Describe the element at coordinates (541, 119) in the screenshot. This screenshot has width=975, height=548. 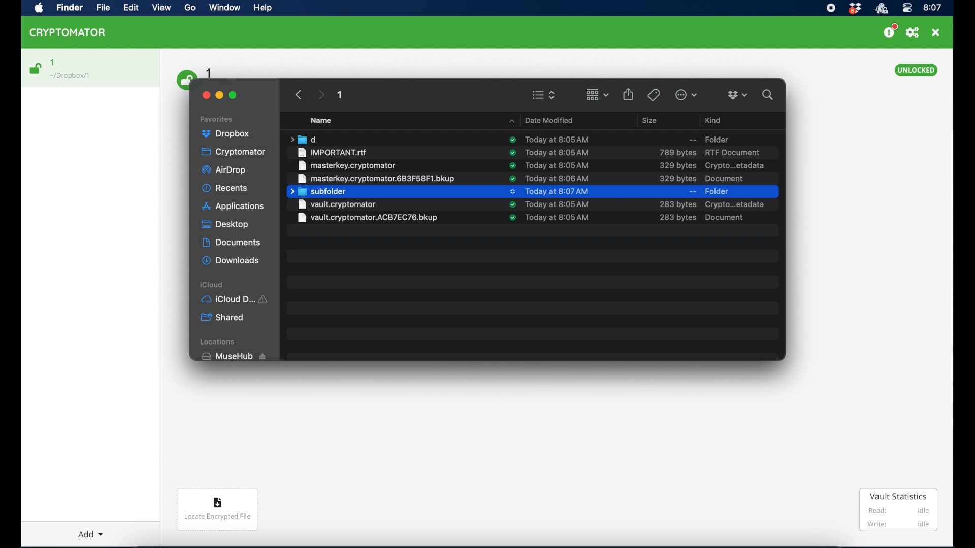
I see `Date Modifies` at that location.